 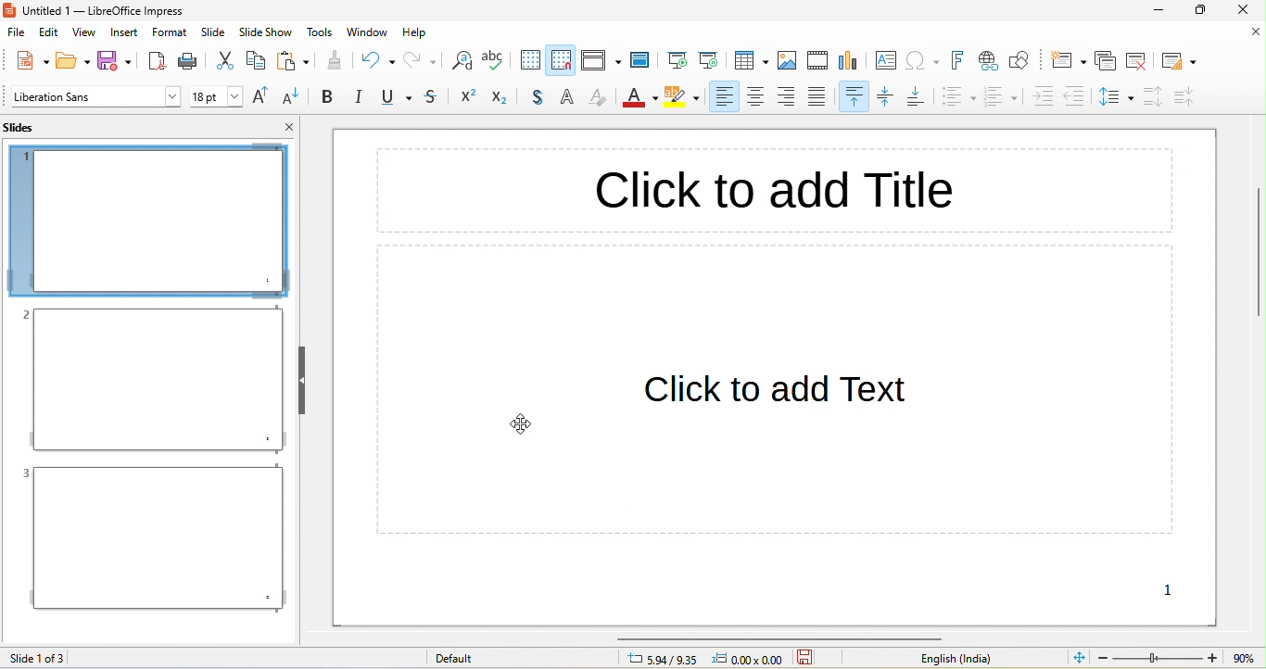 What do you see at coordinates (368, 32) in the screenshot?
I see `window` at bounding box center [368, 32].